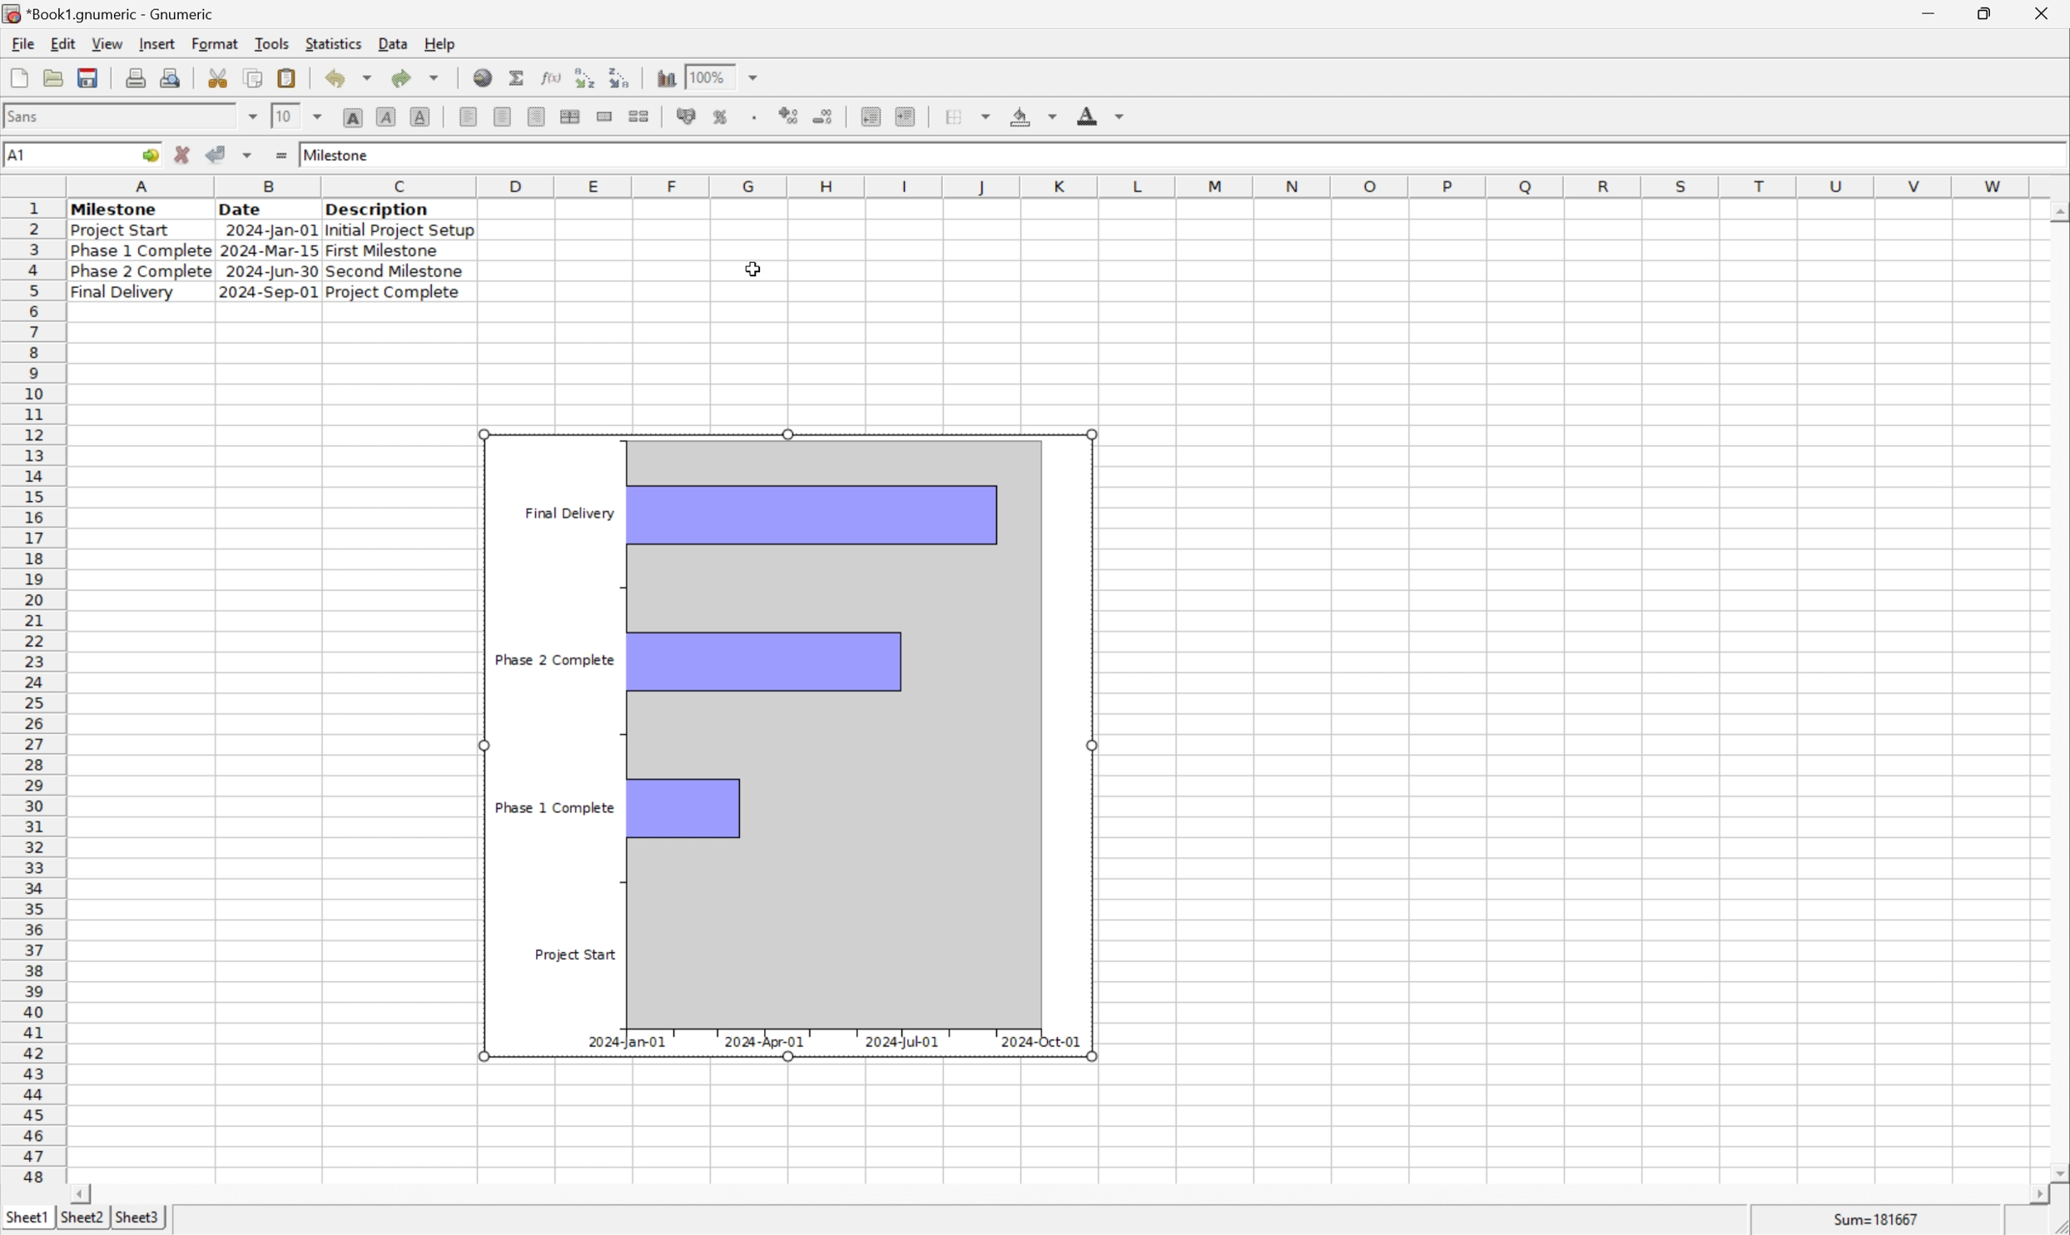  Describe the element at coordinates (791, 117) in the screenshot. I see `increase number of decimals displayed` at that location.